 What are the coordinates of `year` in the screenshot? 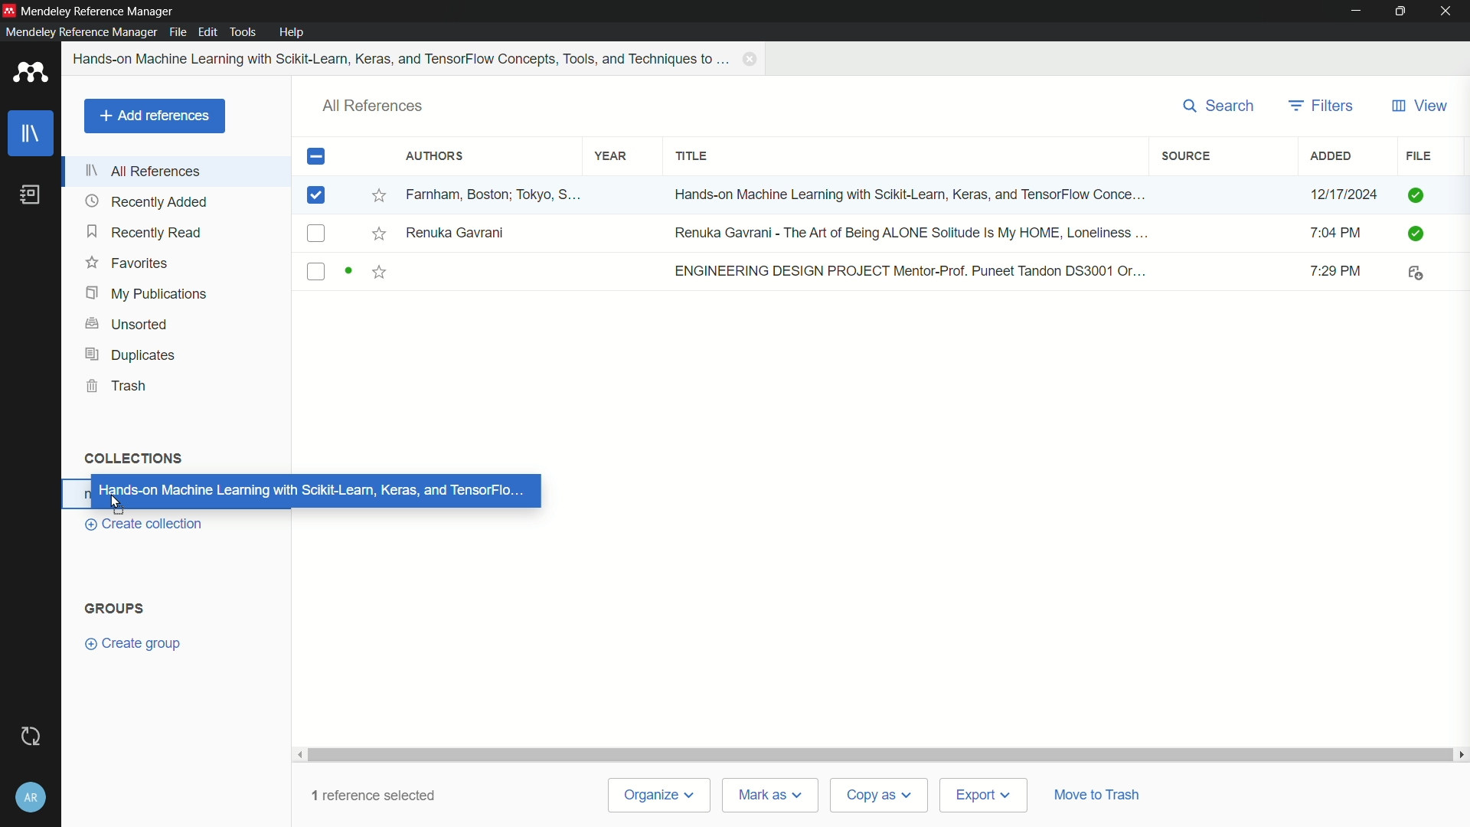 It's located at (612, 156).